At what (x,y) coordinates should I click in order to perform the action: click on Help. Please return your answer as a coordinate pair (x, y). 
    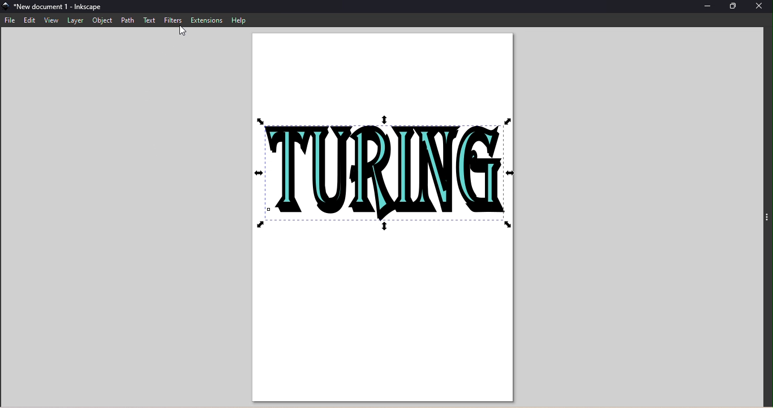
    Looking at the image, I should click on (239, 20).